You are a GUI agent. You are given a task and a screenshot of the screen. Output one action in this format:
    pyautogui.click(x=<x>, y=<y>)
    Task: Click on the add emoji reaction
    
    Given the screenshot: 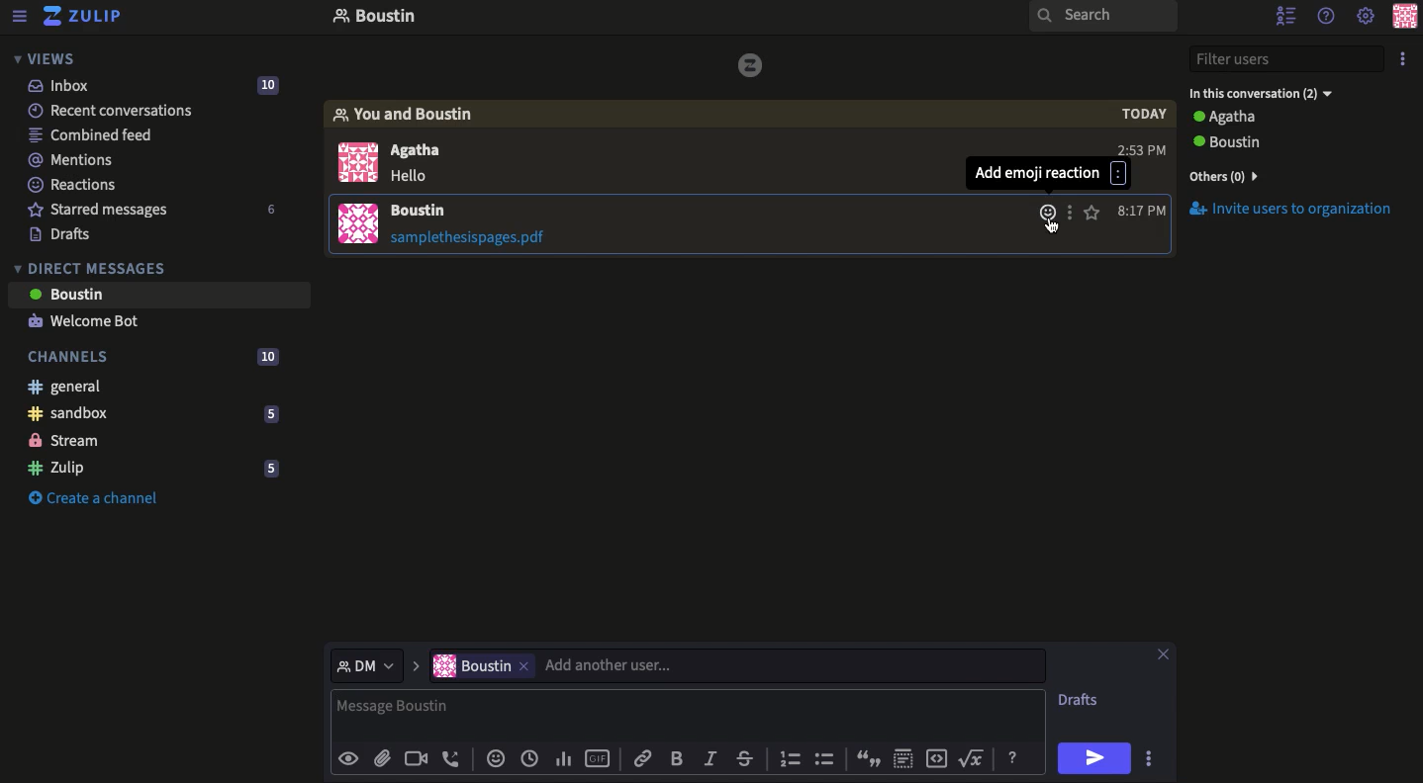 What is the action you would take?
    pyautogui.click(x=1046, y=175)
    